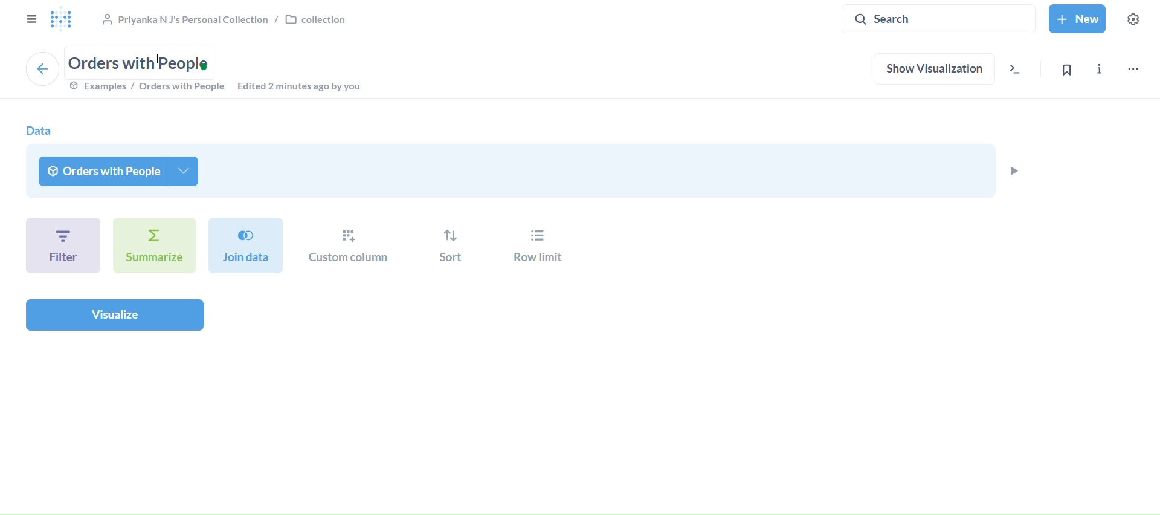  What do you see at coordinates (246, 244) in the screenshot?
I see `join data` at bounding box center [246, 244].